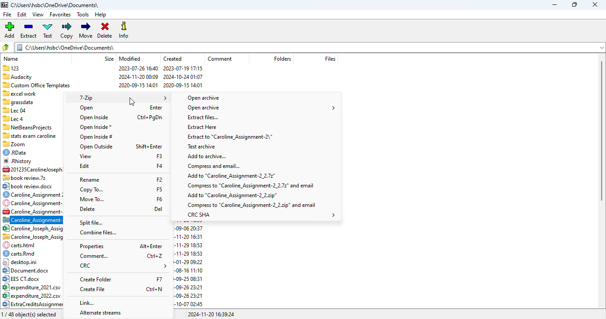 The image size is (606, 319). I want to click on add to archive, so click(207, 156).